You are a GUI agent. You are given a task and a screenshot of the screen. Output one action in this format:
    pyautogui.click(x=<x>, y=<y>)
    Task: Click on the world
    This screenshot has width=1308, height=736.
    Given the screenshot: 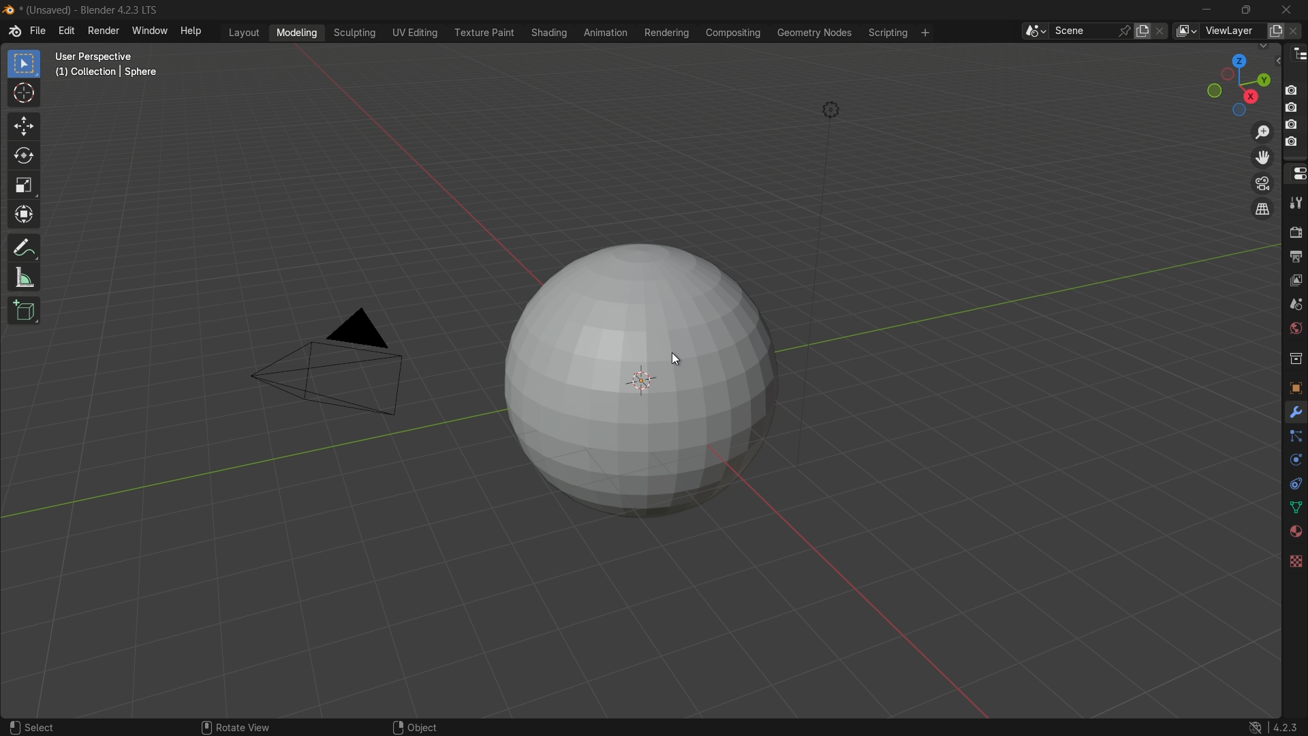 What is the action you would take?
    pyautogui.click(x=1295, y=330)
    